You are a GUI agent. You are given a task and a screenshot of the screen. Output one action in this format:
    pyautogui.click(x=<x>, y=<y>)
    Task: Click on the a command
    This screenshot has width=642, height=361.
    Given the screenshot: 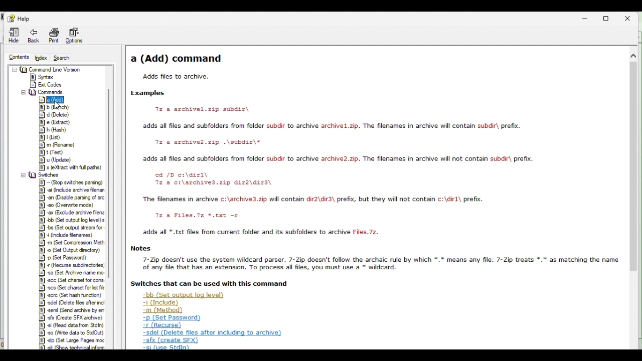 What is the action you would take?
    pyautogui.click(x=177, y=59)
    